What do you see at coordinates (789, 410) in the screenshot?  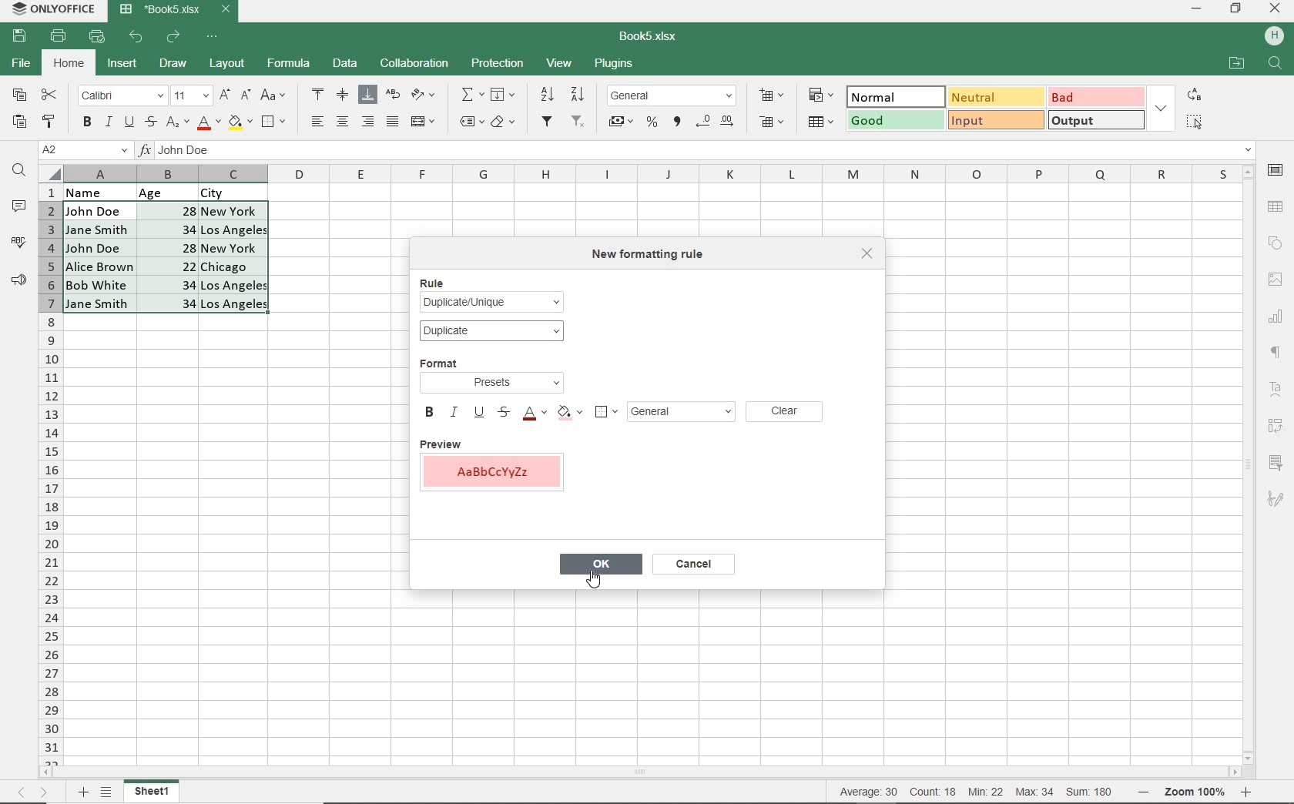 I see `CLEAR` at bounding box center [789, 410].